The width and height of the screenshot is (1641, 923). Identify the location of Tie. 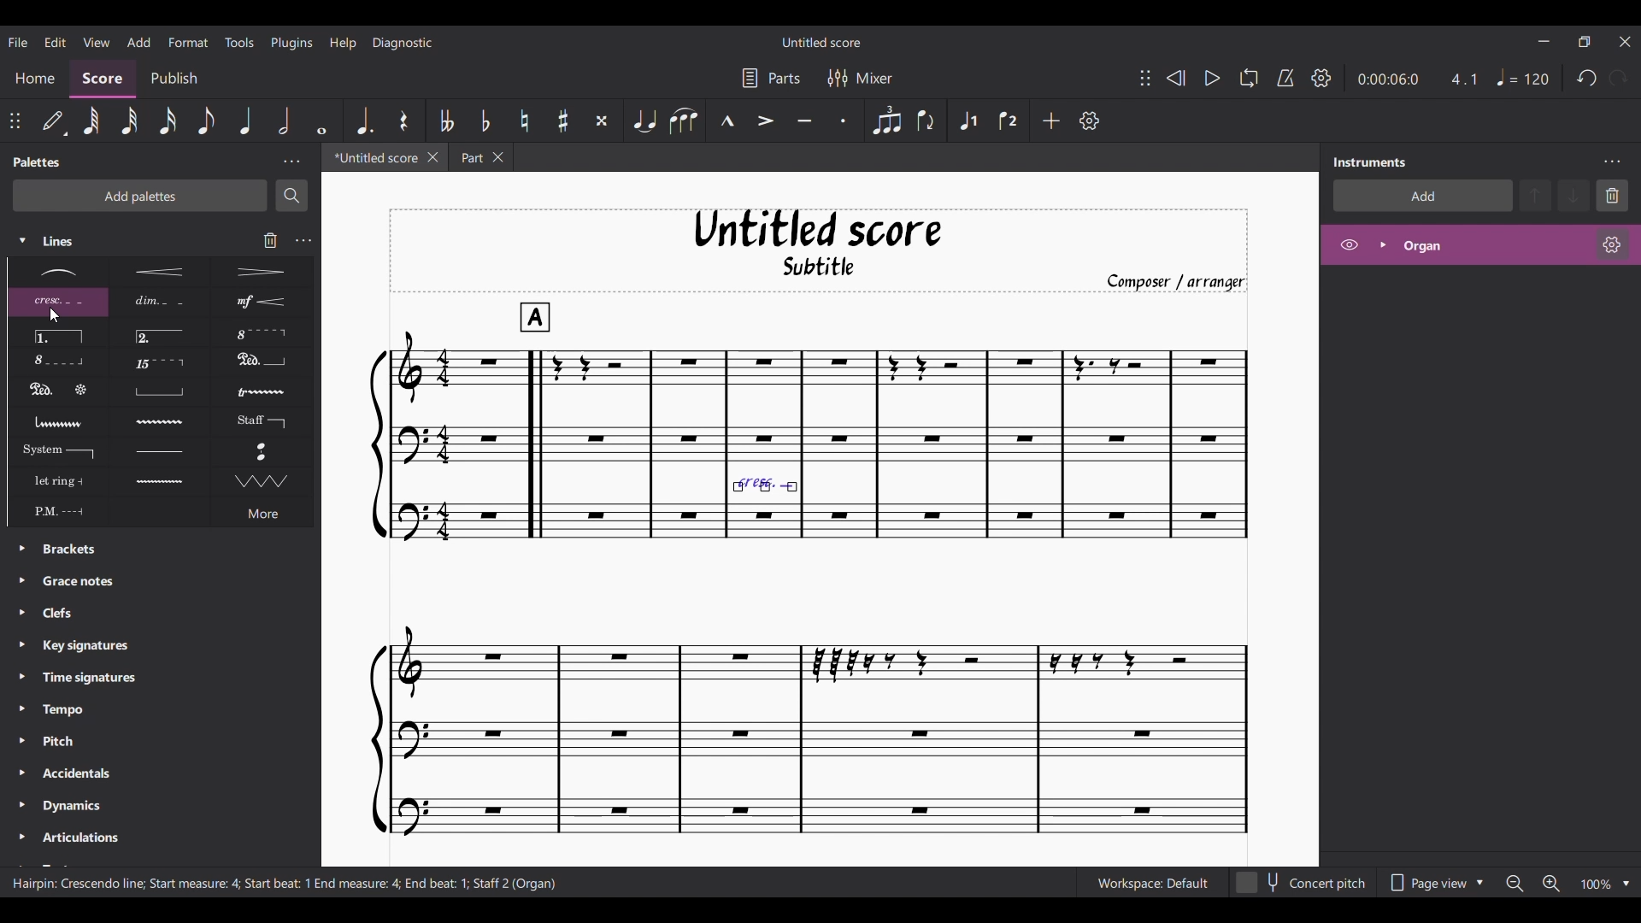
(644, 121).